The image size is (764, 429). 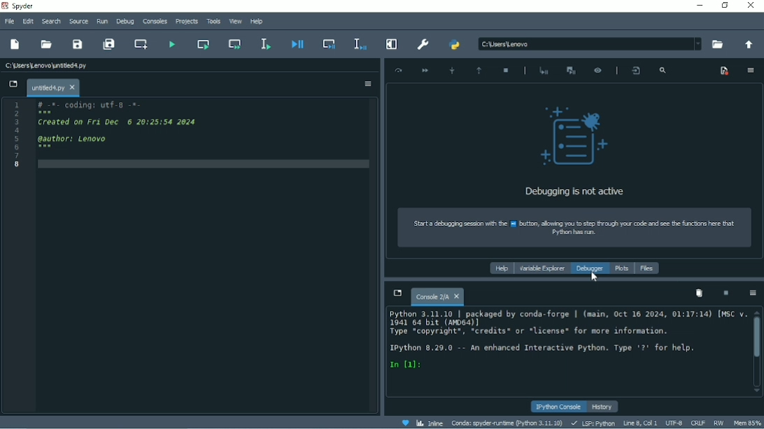 I want to click on Edit, so click(x=27, y=20).